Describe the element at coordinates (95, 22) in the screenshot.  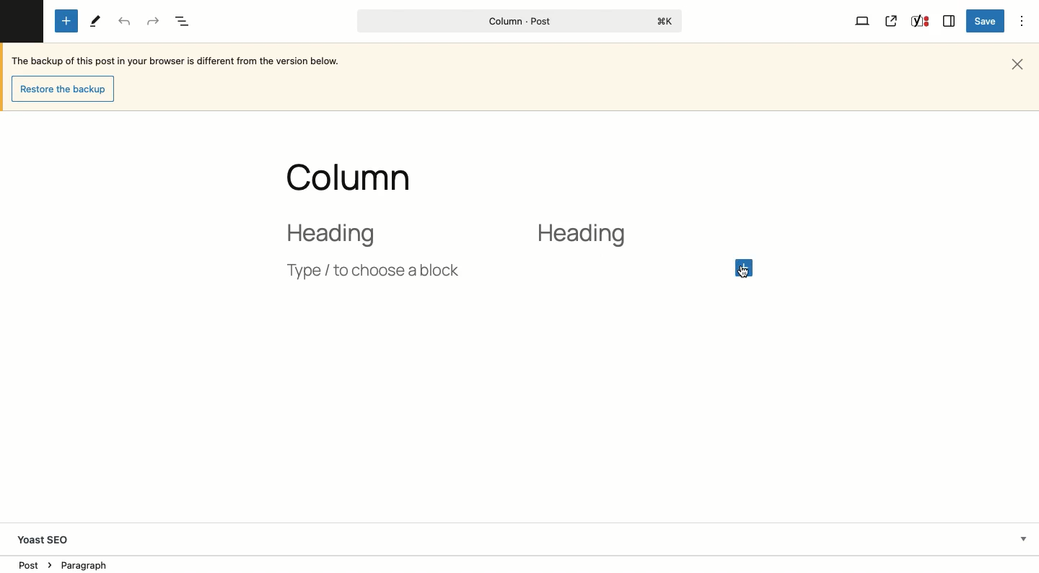
I see `Tools` at that location.